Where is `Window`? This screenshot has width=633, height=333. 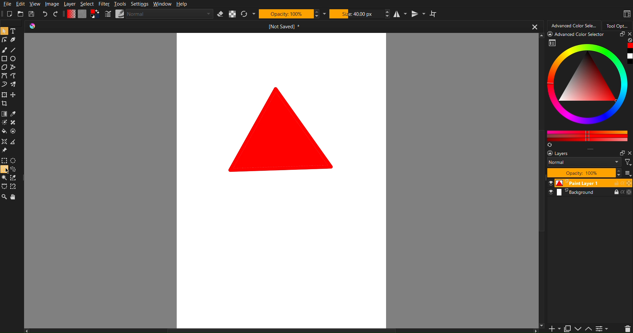
Window is located at coordinates (162, 5).